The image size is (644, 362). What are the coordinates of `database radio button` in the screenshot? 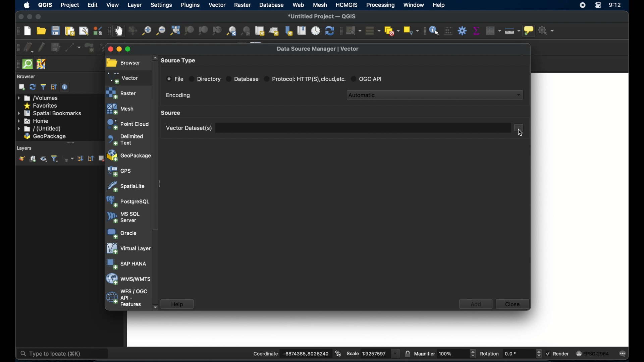 It's located at (243, 78).